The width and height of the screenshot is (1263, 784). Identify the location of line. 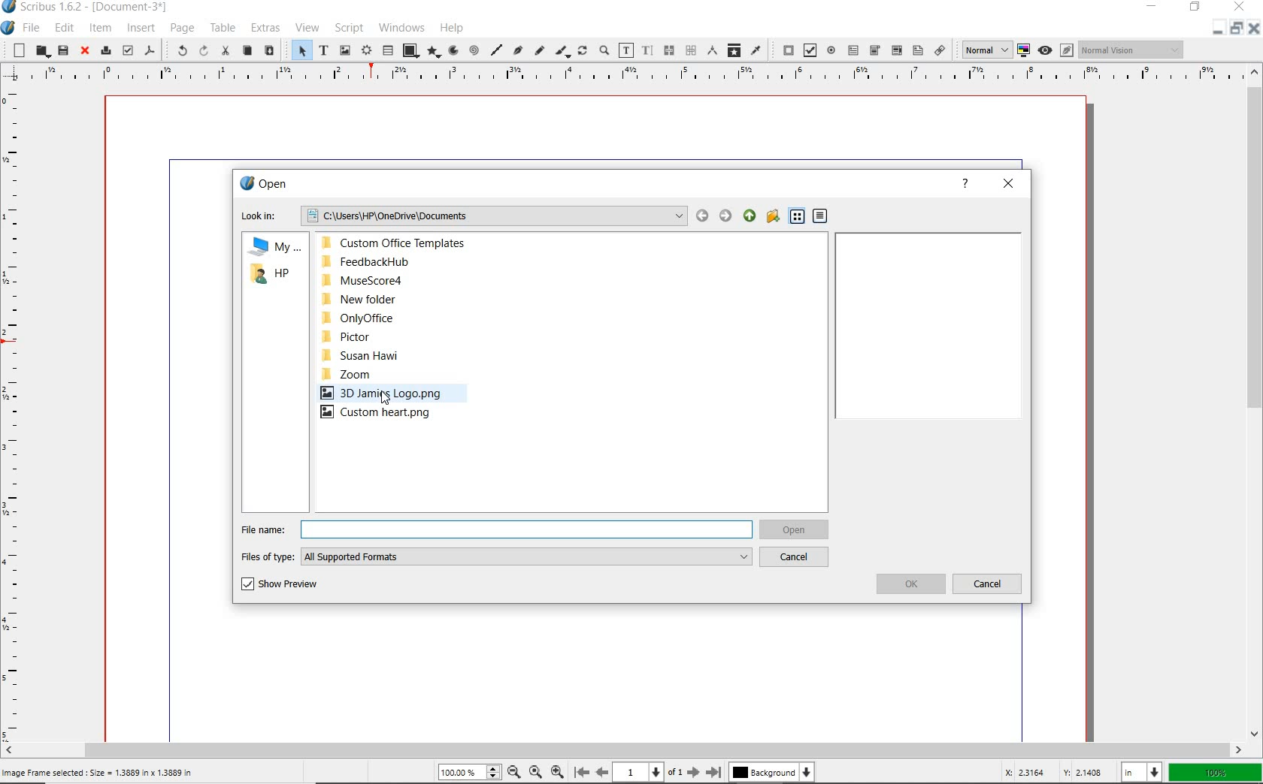
(496, 50).